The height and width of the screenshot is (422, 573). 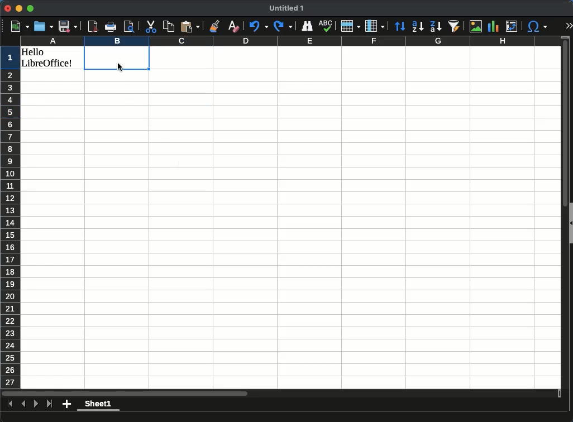 I want to click on redo, so click(x=283, y=25).